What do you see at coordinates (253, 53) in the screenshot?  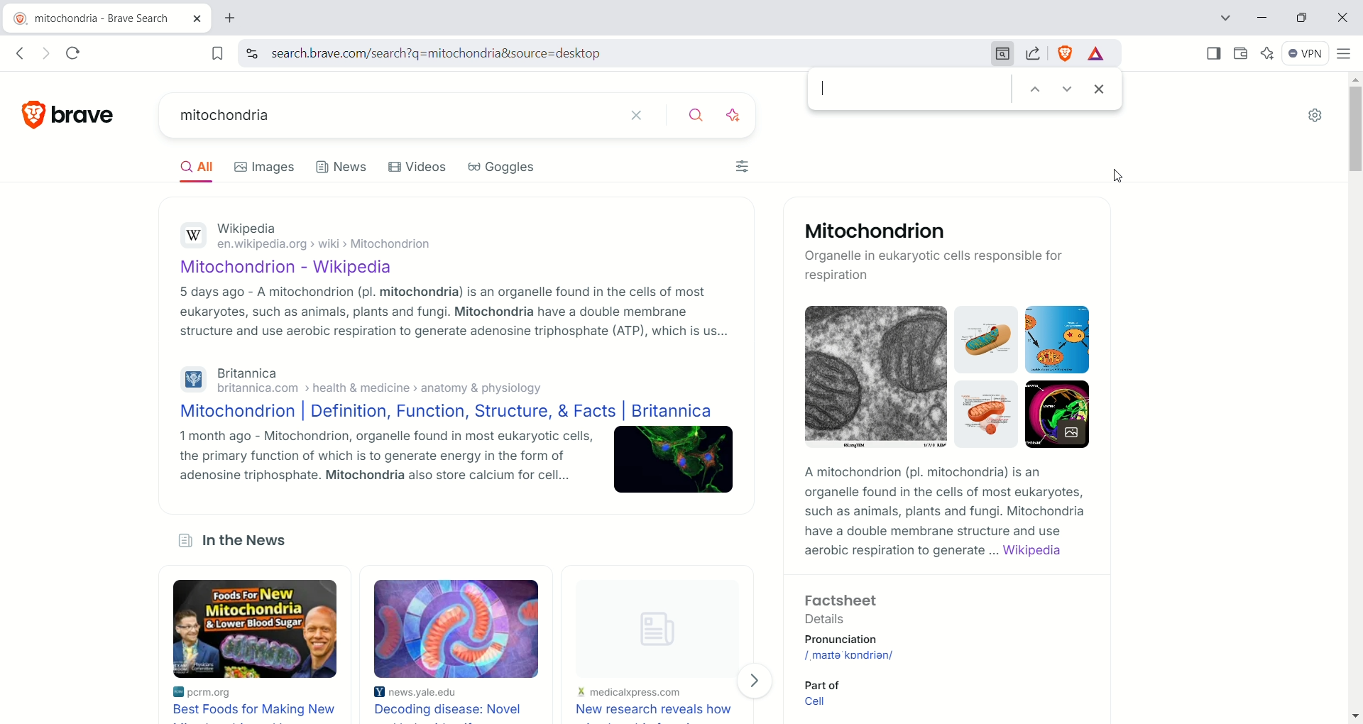 I see `view site information` at bounding box center [253, 53].